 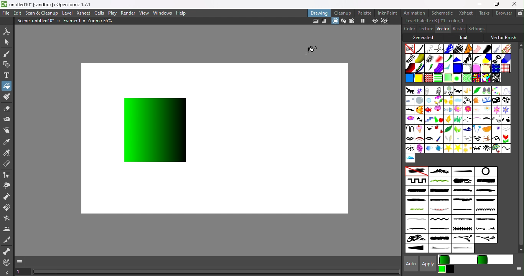 I want to click on pencil, so click(x=438, y=139).